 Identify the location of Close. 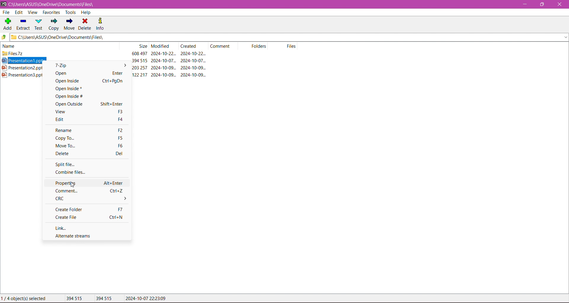
(559, 5).